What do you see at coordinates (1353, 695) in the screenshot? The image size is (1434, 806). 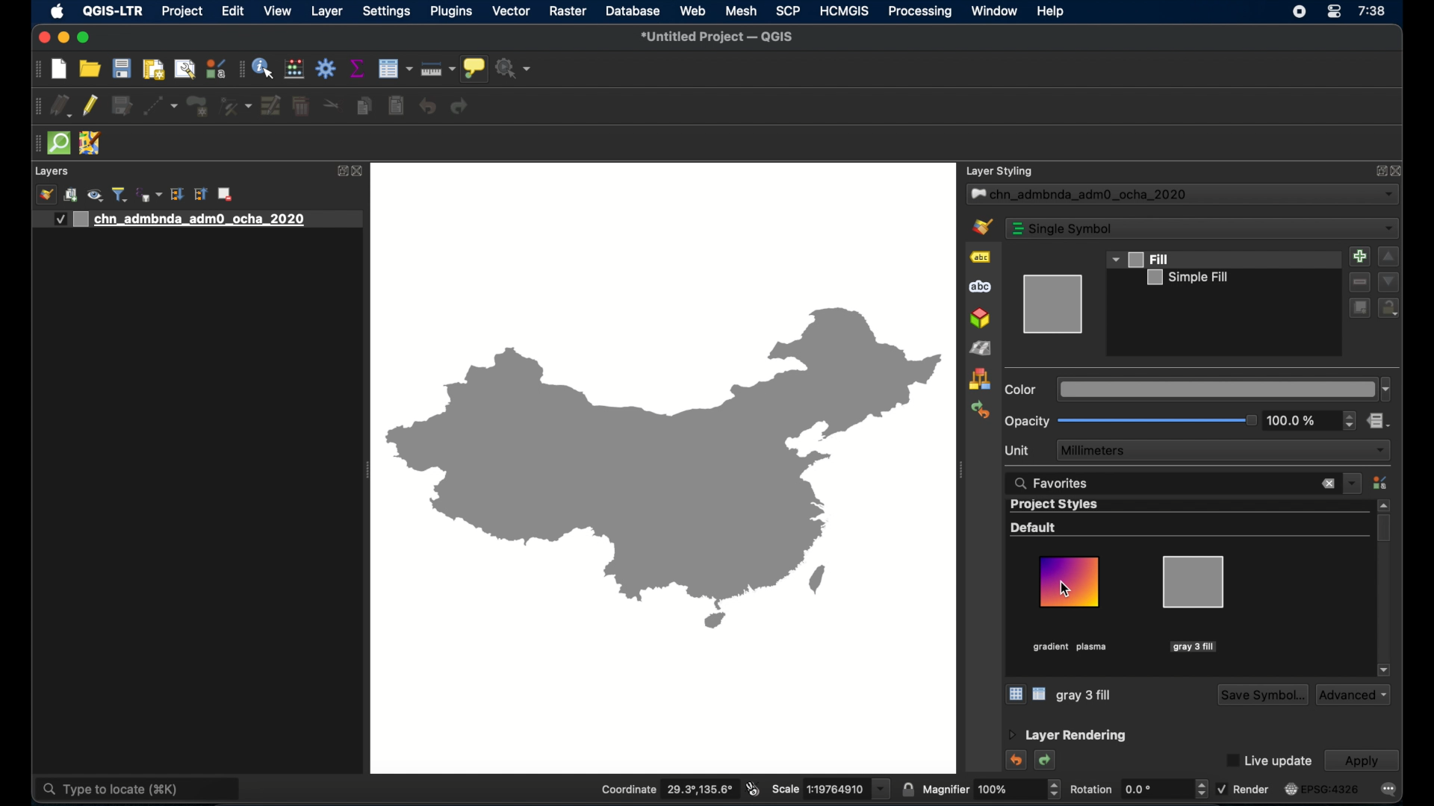 I see `advanced ` at bounding box center [1353, 695].